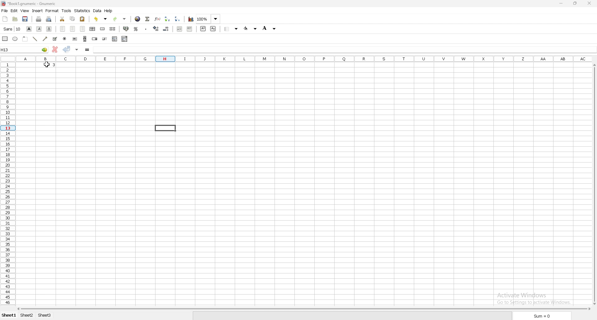 The width and height of the screenshot is (597, 320). I want to click on cursor, so click(44, 64).